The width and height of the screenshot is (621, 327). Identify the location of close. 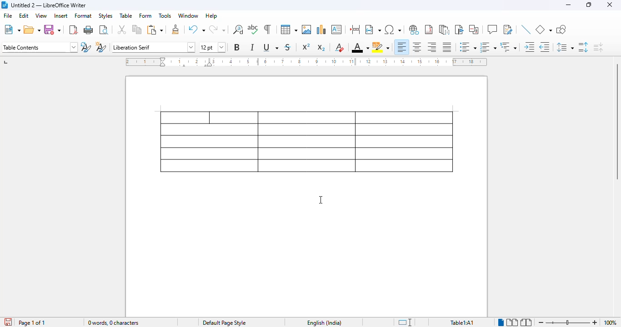
(610, 5).